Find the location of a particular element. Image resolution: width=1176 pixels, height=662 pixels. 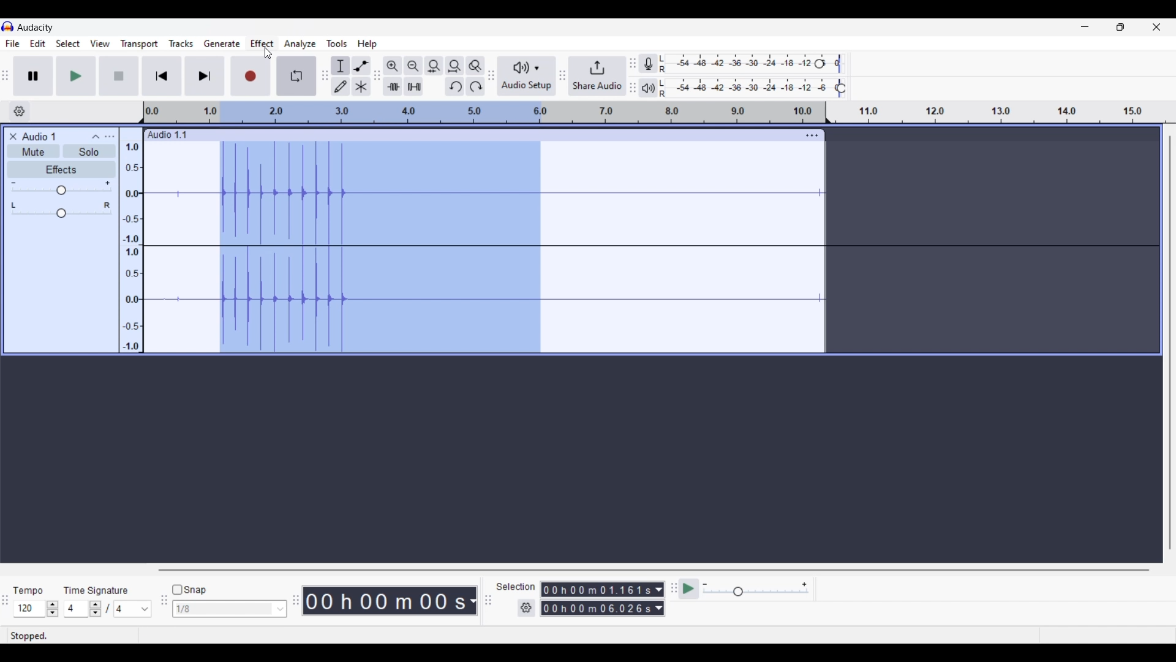

Timeline options is located at coordinates (20, 112).